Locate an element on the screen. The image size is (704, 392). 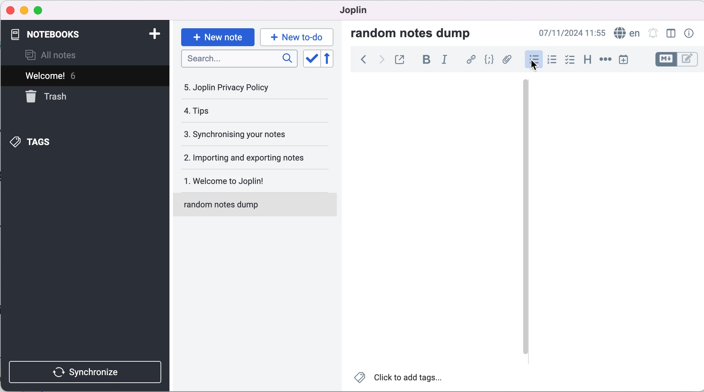
notebooks is located at coordinates (68, 35).